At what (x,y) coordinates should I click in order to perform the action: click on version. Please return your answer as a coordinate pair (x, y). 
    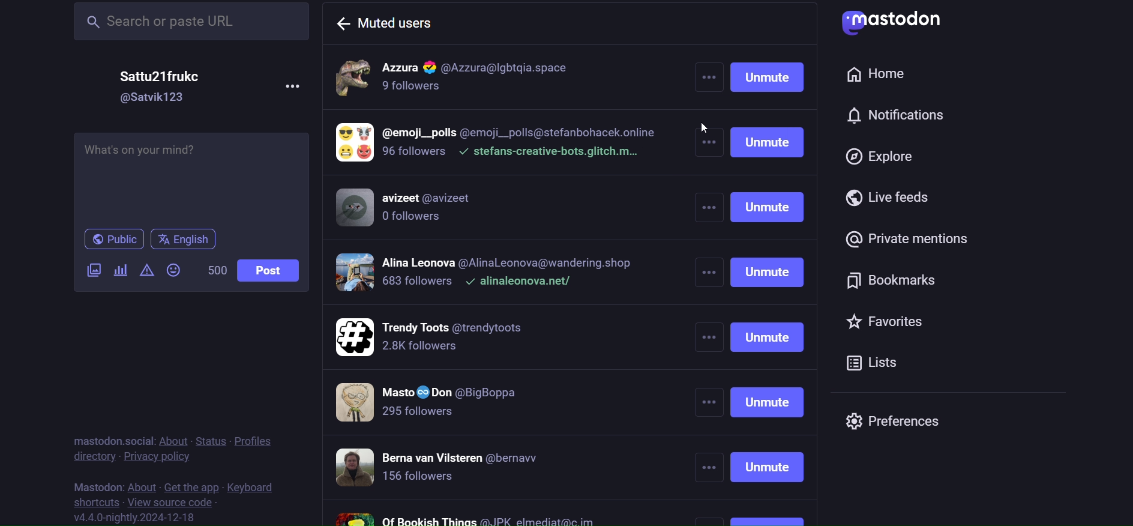
    Looking at the image, I should click on (135, 516).